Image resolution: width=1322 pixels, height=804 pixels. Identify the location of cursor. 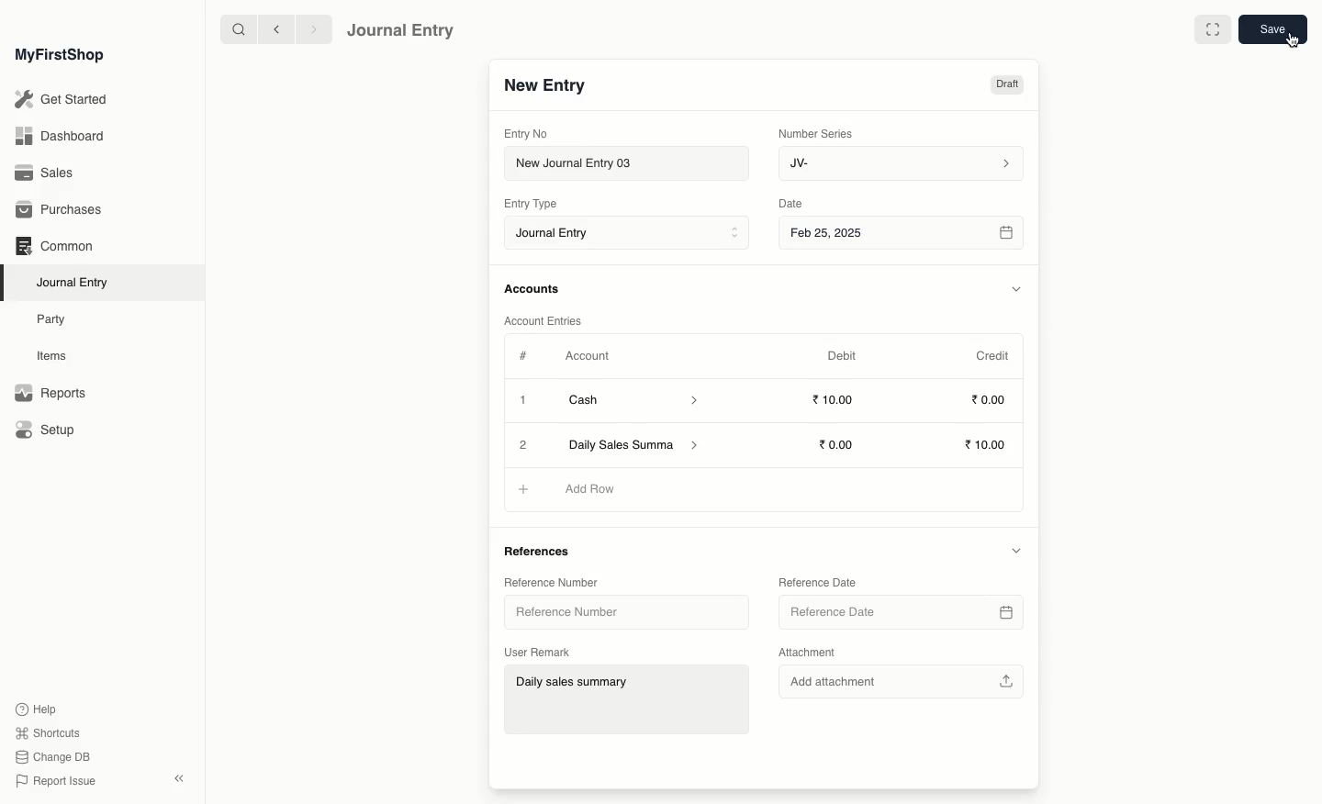
(1289, 46).